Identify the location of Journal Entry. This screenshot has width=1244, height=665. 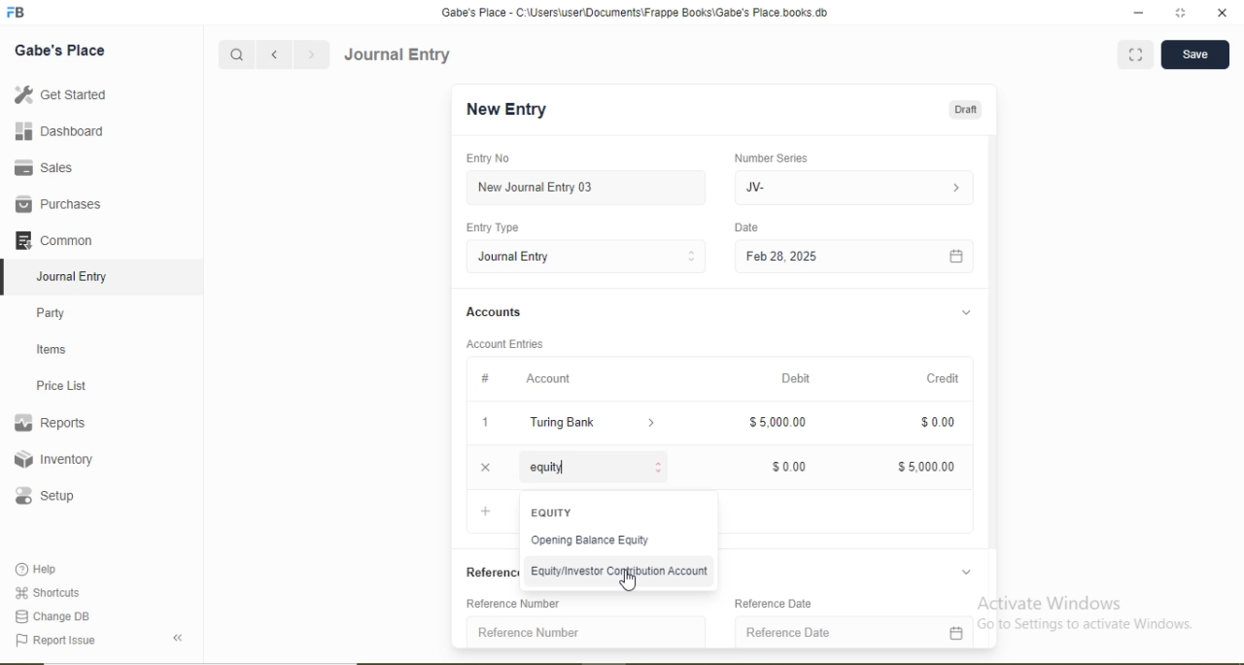
(74, 277).